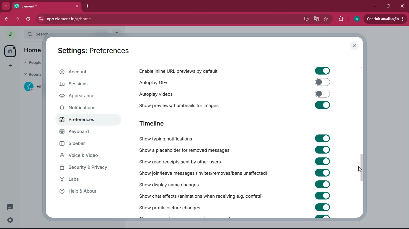 The image size is (409, 229). Describe the element at coordinates (204, 173) in the screenshot. I see `show join/leave messages (invites/removes/bans unaffected)` at that location.